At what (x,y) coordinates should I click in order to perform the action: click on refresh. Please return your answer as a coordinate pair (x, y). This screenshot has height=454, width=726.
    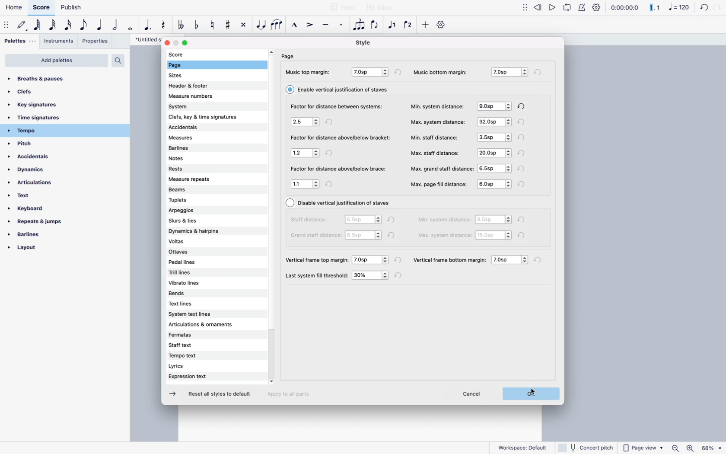
    Looking at the image, I should click on (523, 137).